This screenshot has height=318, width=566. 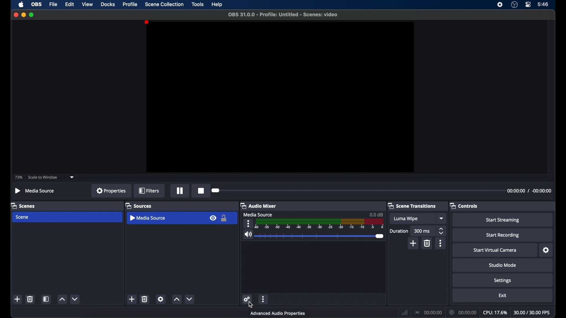 What do you see at coordinates (441, 231) in the screenshot?
I see `stepper buttons` at bounding box center [441, 231].